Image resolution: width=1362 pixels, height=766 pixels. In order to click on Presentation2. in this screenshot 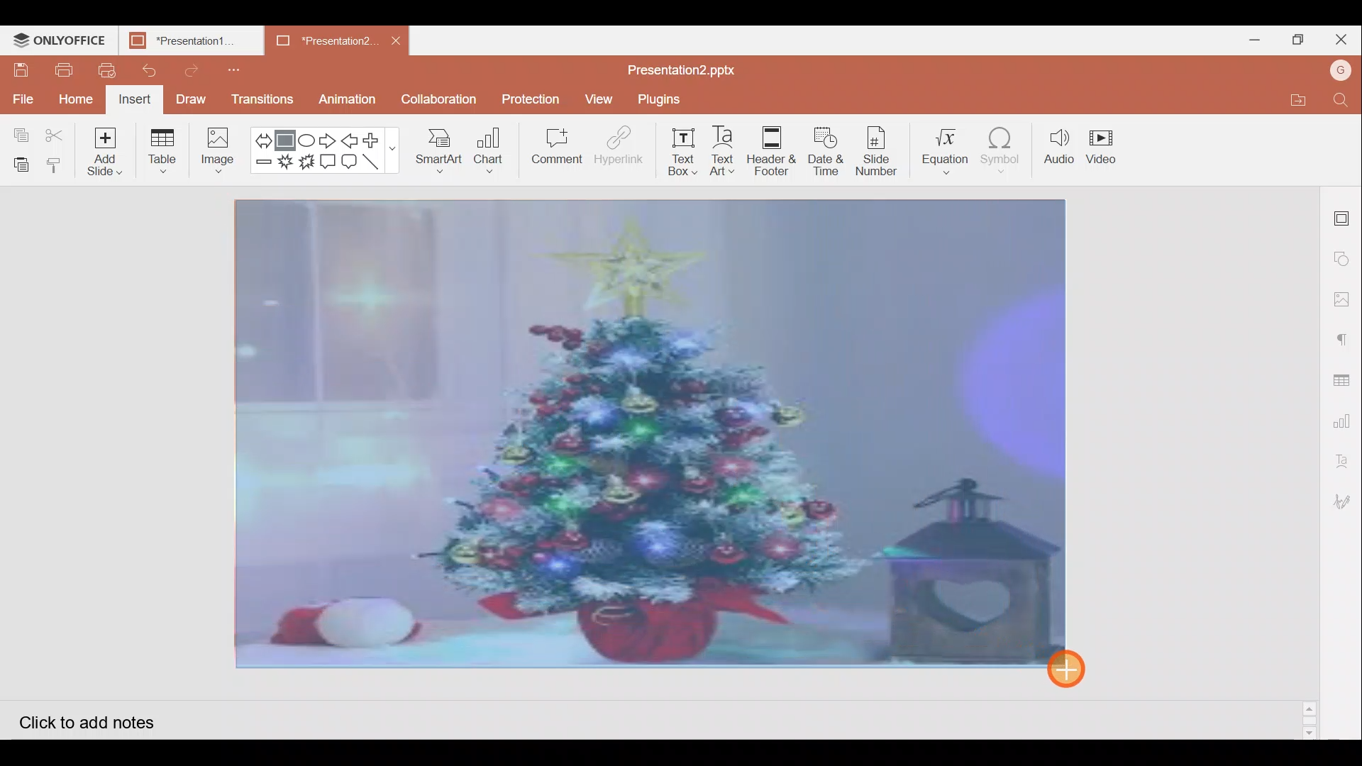, I will do `click(320, 41)`.